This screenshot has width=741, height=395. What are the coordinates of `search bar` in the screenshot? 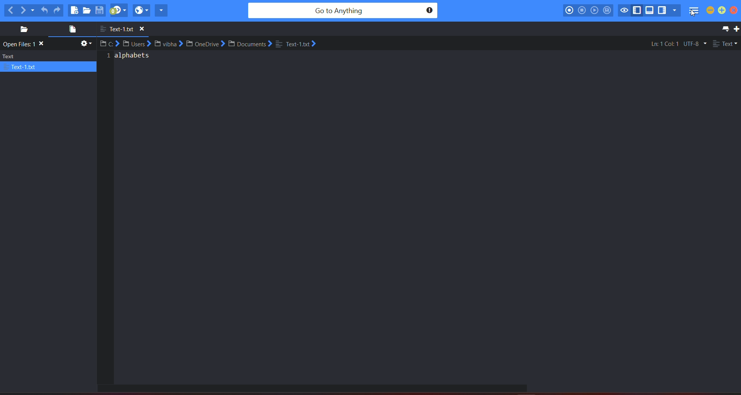 It's located at (342, 11).